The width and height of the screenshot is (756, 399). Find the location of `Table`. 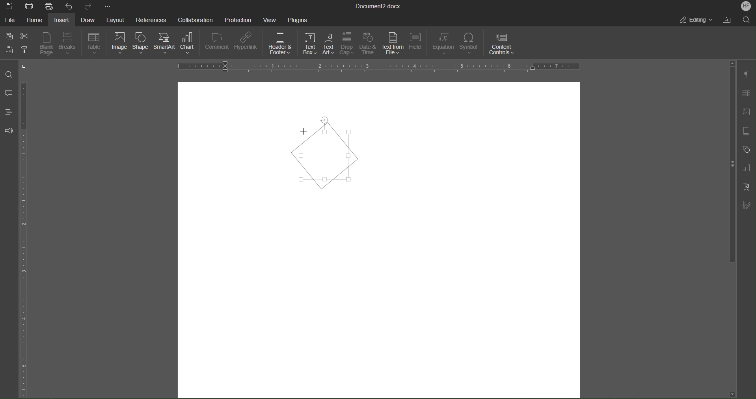

Table is located at coordinates (95, 44).